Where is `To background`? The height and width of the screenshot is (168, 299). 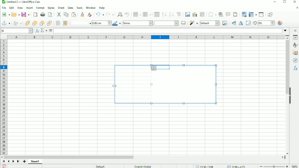
To background is located at coordinates (65, 23).